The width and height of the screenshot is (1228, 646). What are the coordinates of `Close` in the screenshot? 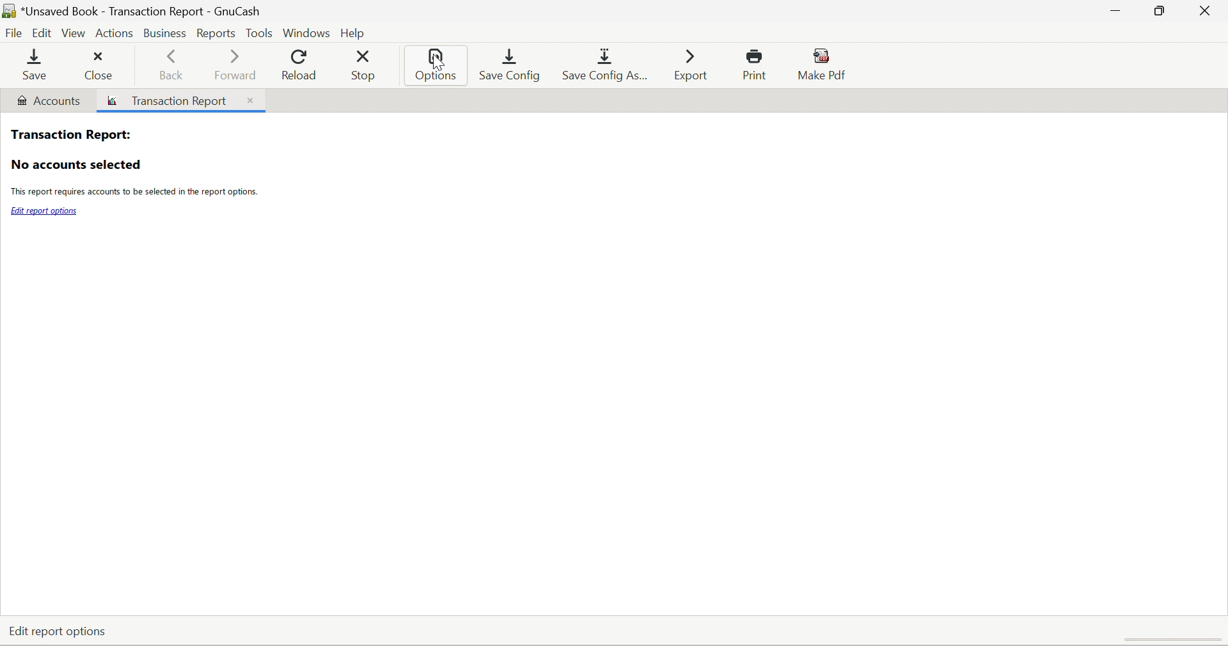 It's located at (98, 65).